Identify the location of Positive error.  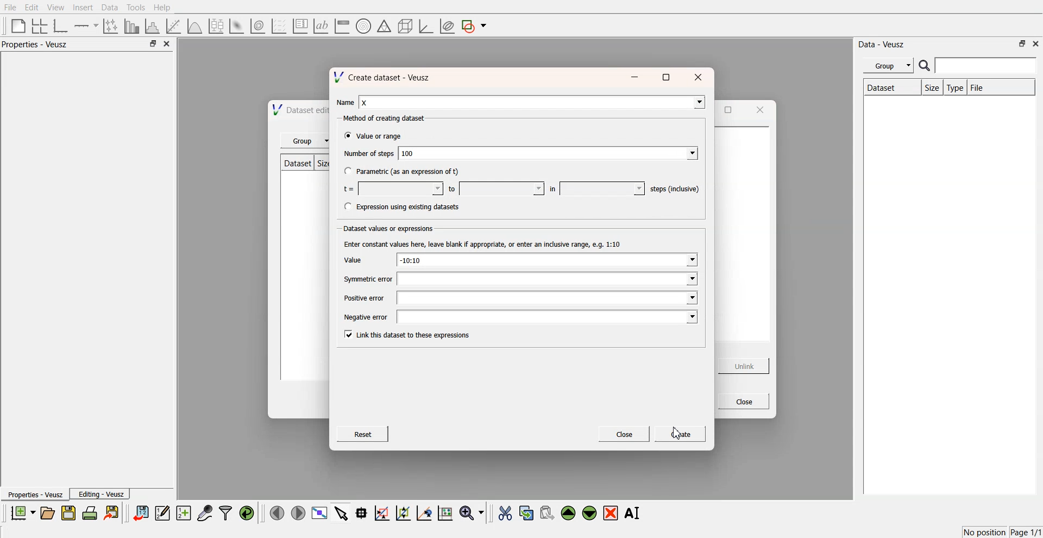
(364, 298).